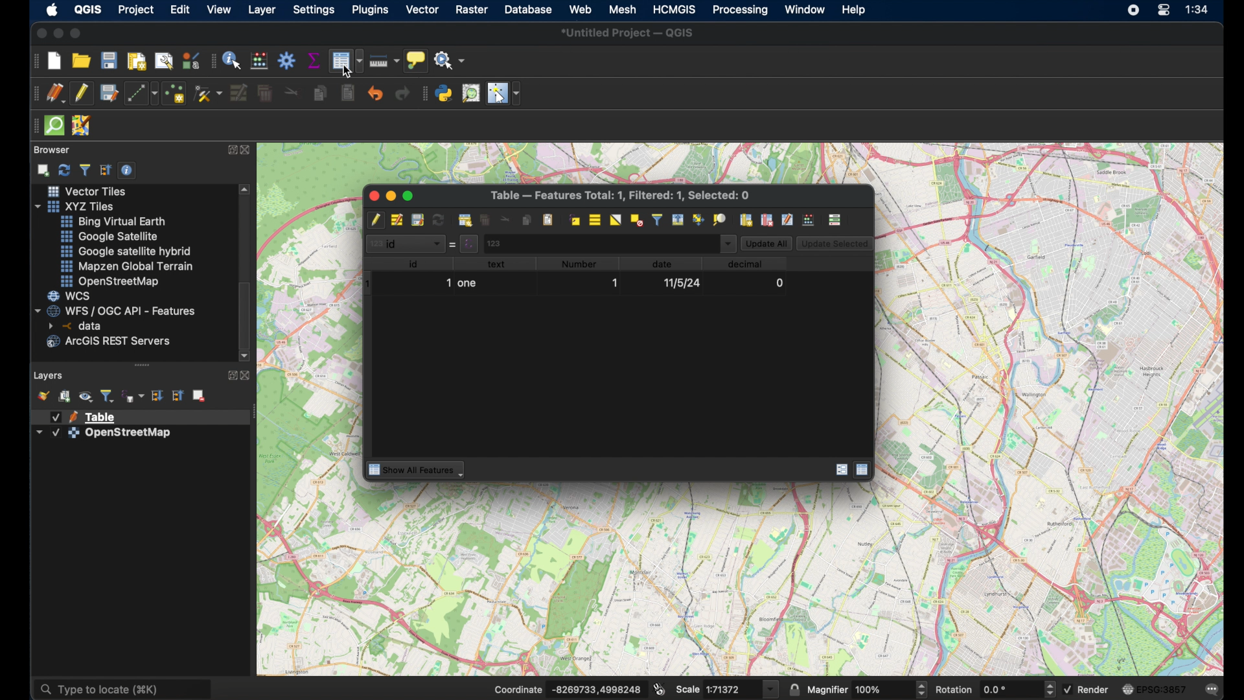  I want to click on toggle editing, so click(80, 93).